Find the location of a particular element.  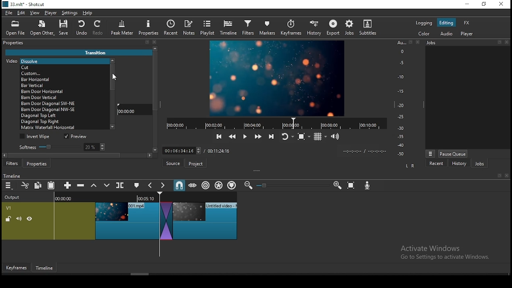

transition option is located at coordinates (64, 110).